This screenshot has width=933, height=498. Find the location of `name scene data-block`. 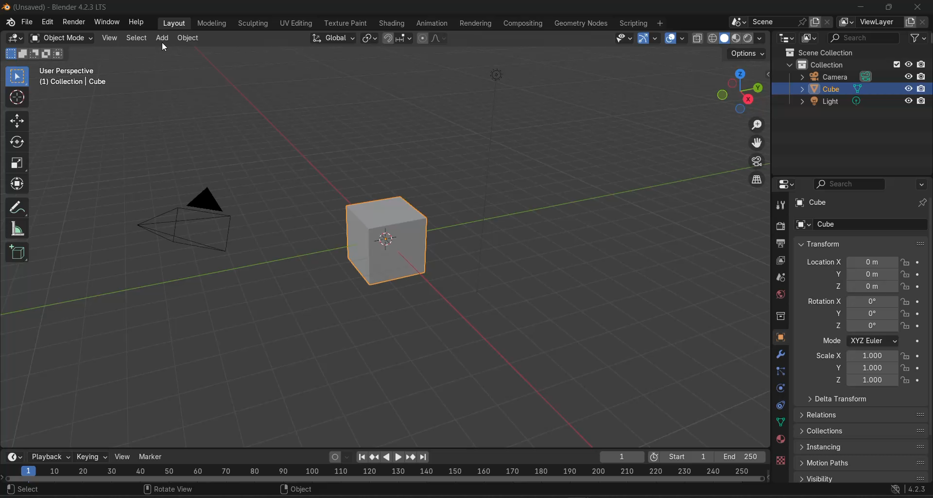

name scene data-block is located at coordinates (773, 22).